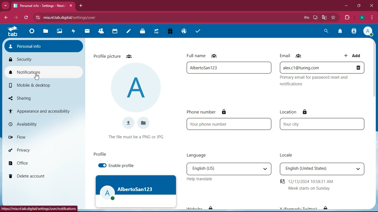  Describe the element at coordinates (128, 32) in the screenshot. I see `notes` at that location.